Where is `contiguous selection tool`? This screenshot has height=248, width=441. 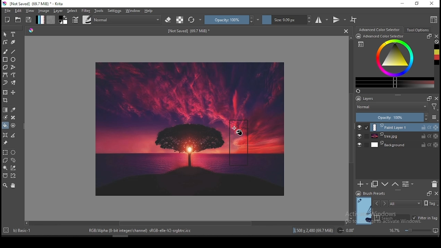 contiguous selection tool is located at coordinates (5, 168).